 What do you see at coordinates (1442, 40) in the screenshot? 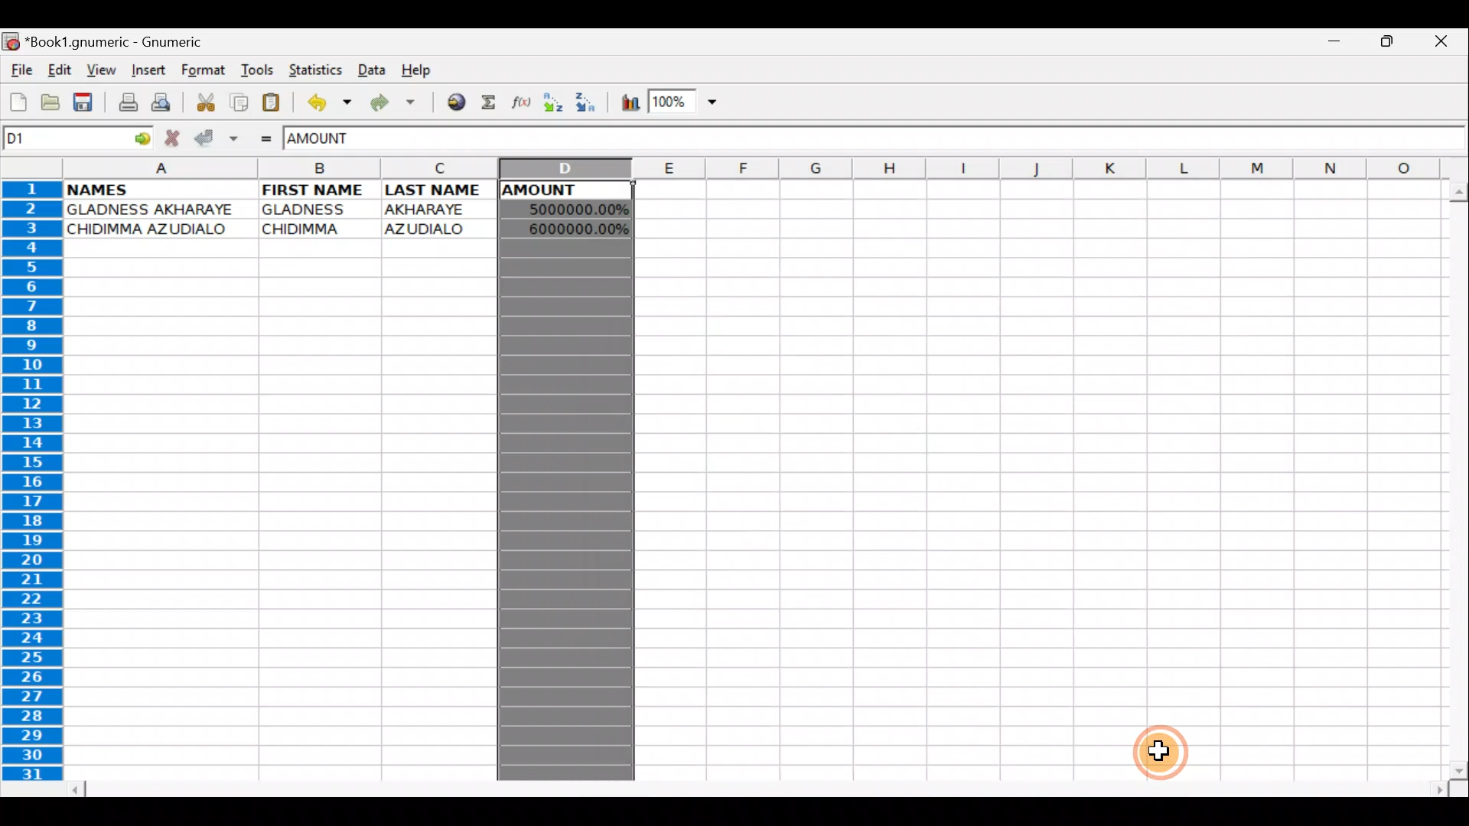
I see `Close` at bounding box center [1442, 40].